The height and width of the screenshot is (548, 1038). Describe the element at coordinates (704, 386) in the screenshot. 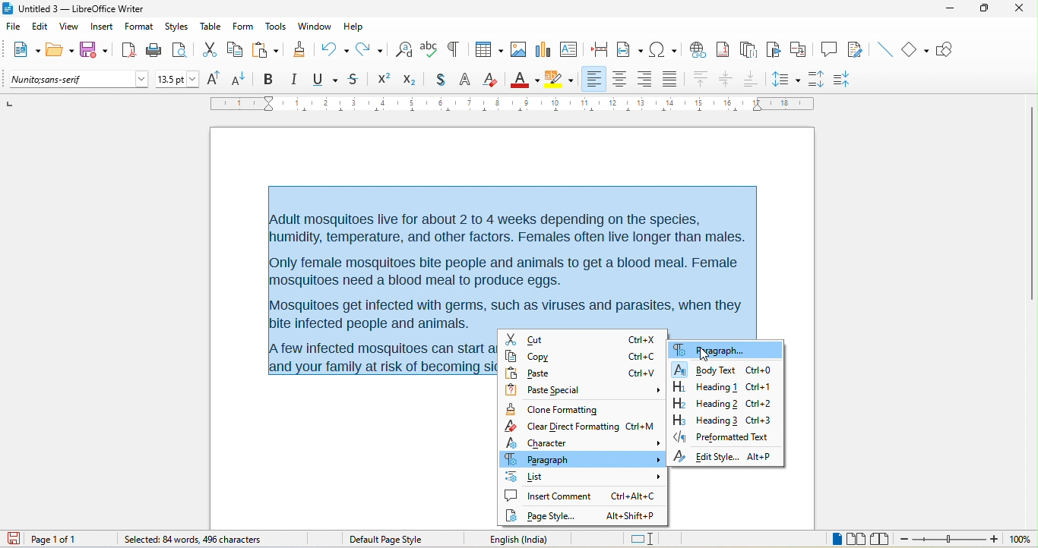

I see `heading1` at that location.